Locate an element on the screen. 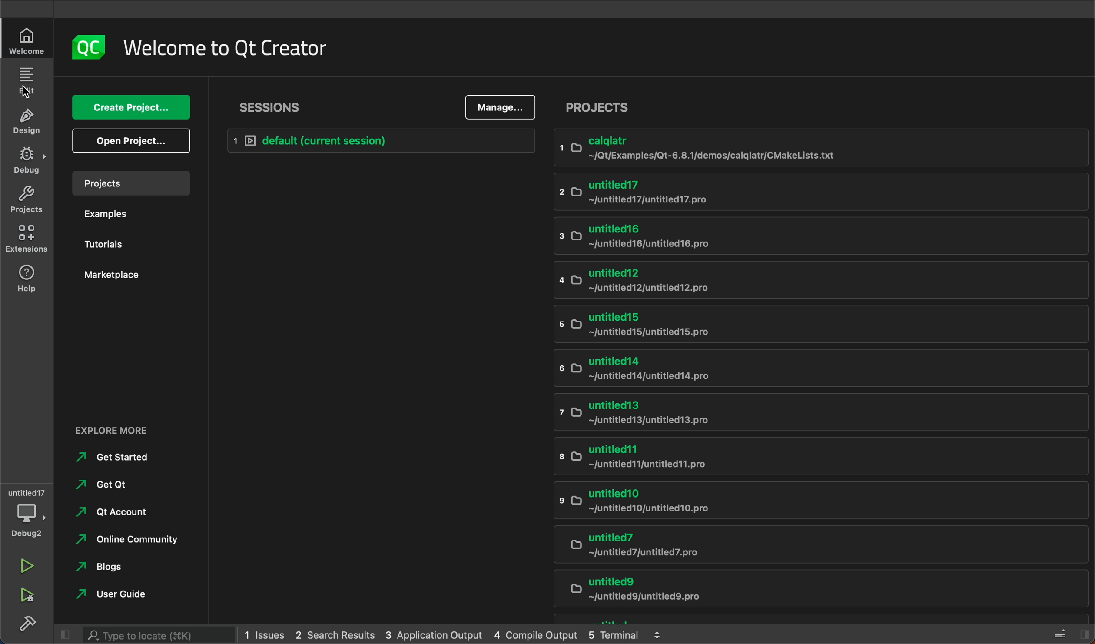  untitled11 is located at coordinates (806, 457).